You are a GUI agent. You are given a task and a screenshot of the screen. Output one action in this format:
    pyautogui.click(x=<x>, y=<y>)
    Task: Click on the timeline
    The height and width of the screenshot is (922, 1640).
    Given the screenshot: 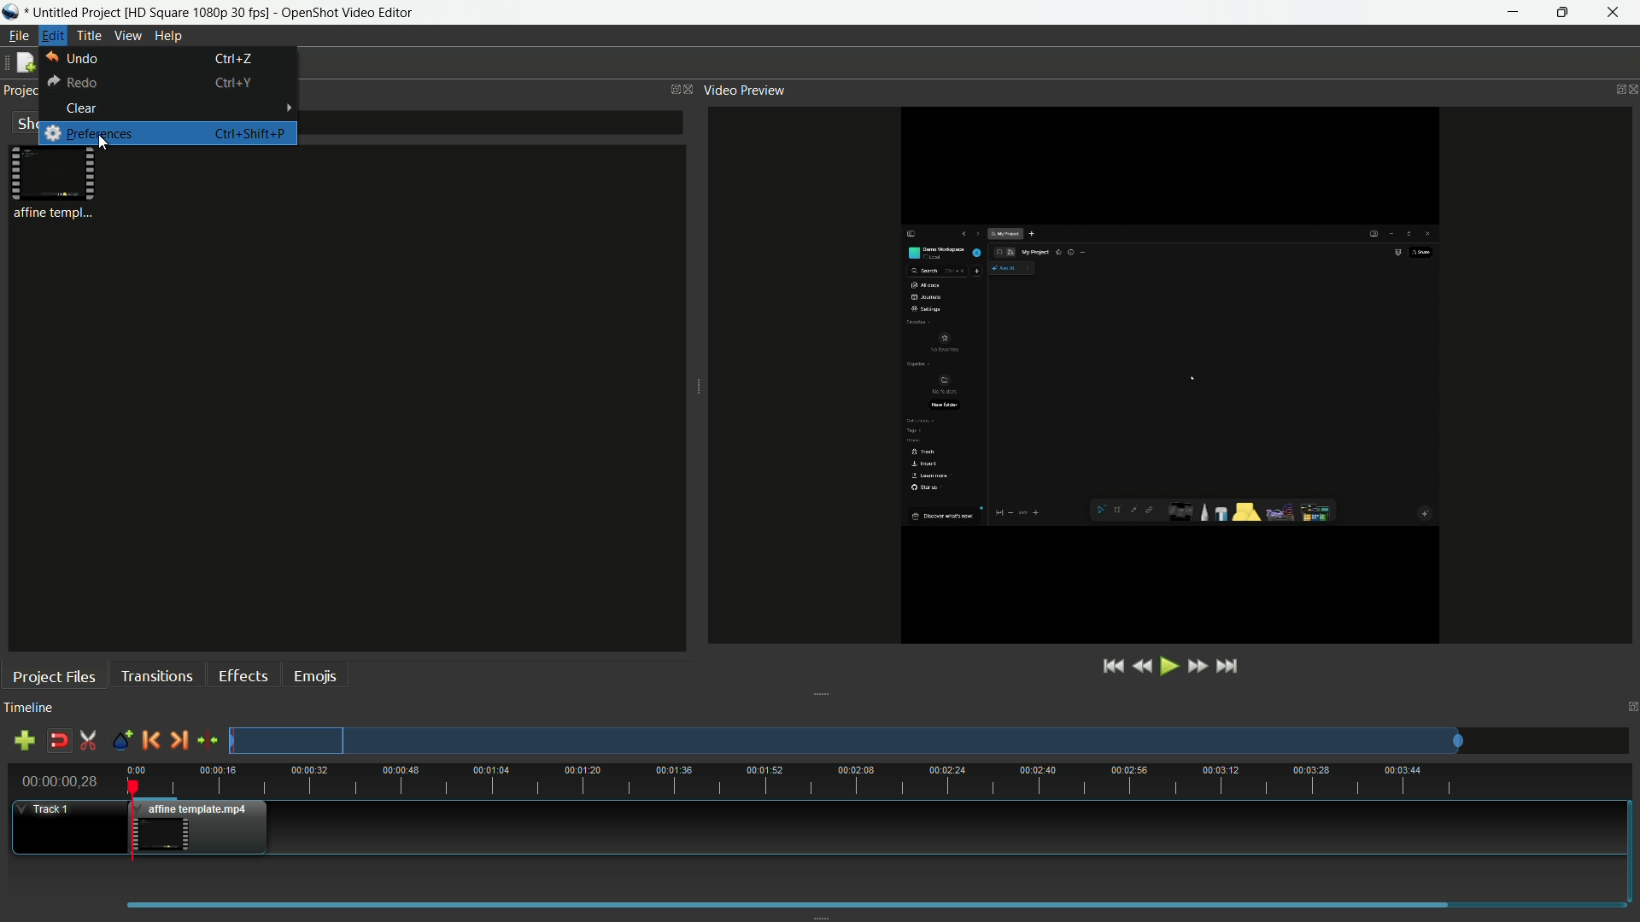 What is the action you would take?
    pyautogui.click(x=29, y=709)
    